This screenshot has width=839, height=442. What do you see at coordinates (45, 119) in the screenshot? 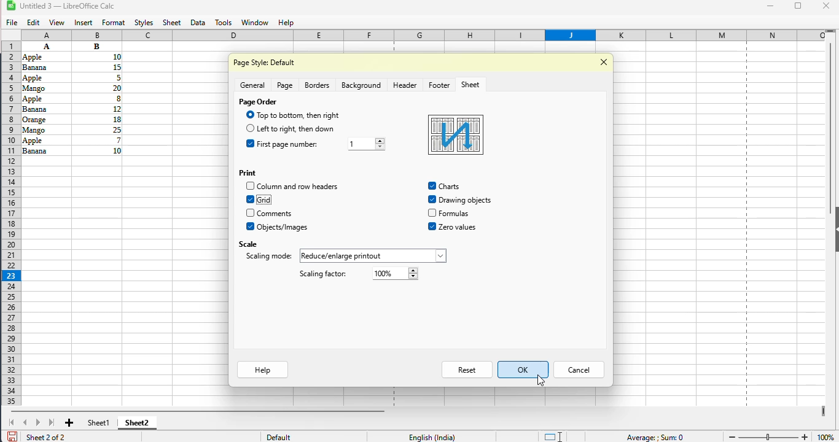
I see `` at bounding box center [45, 119].